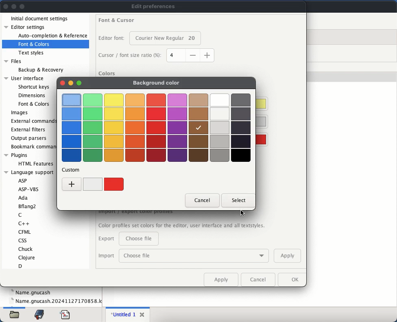  I want to click on apply, so click(288, 256).